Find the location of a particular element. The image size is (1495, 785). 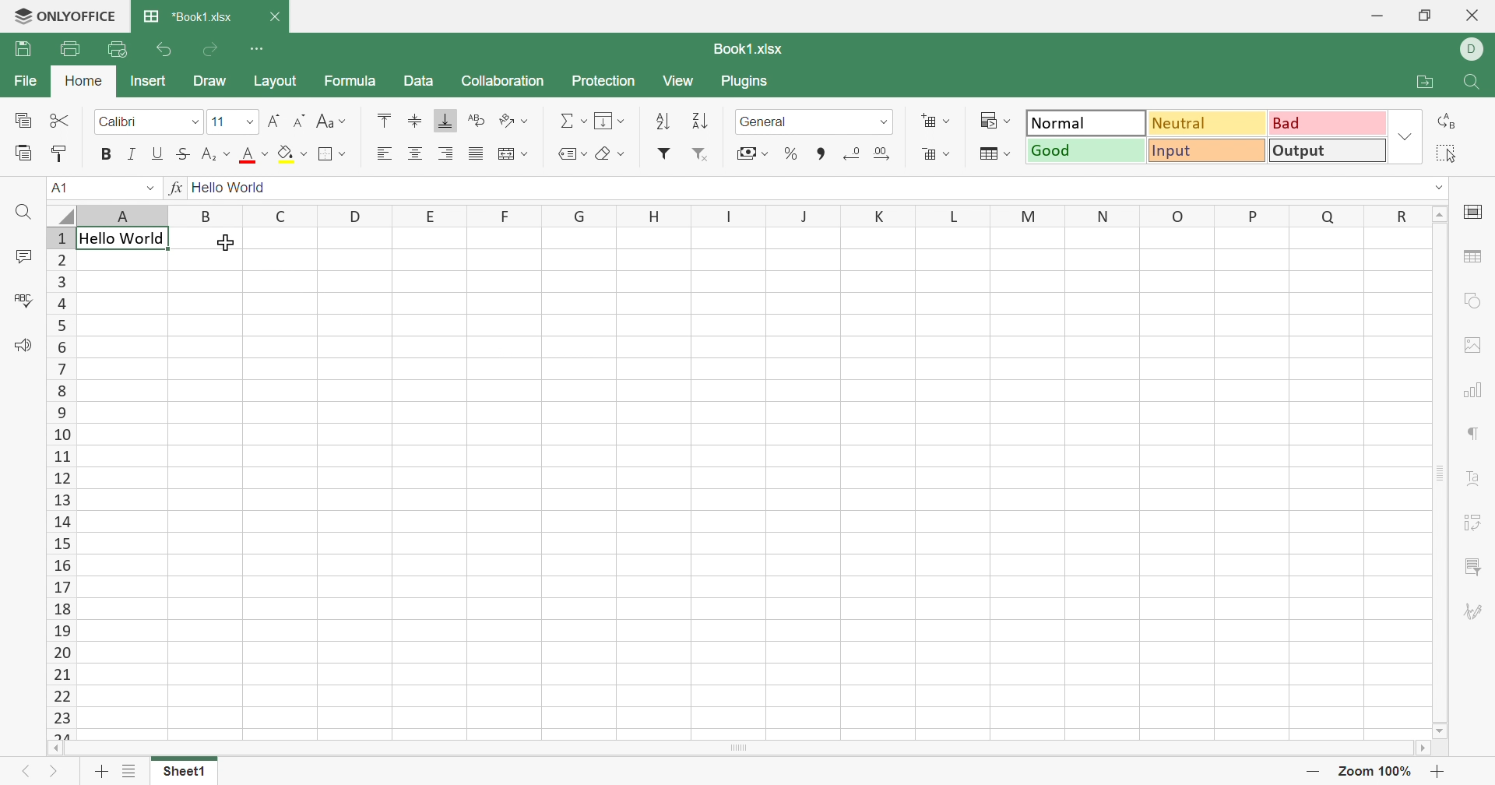

Pivot table settings is located at coordinates (1471, 524).